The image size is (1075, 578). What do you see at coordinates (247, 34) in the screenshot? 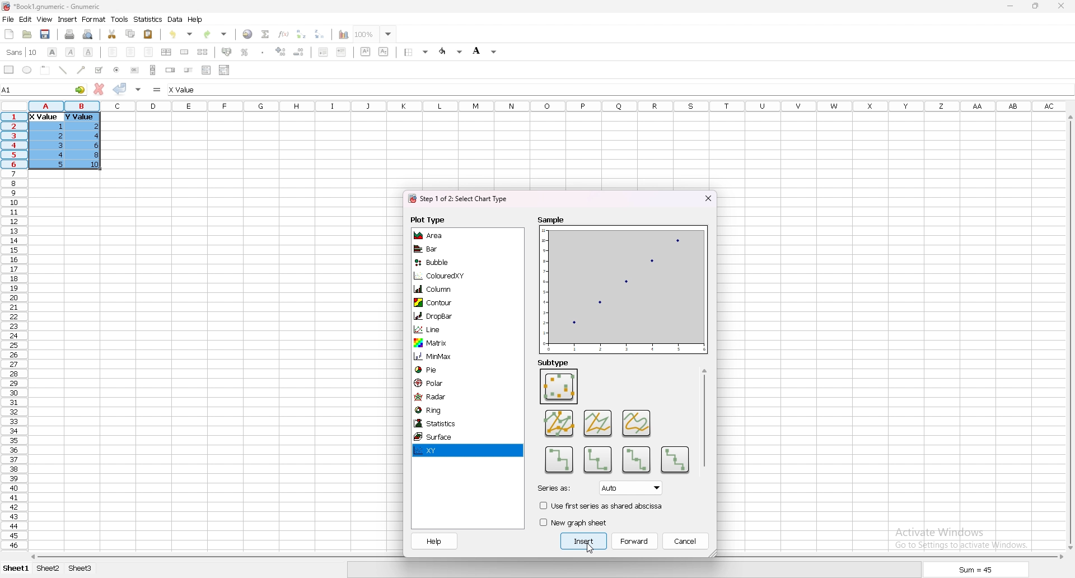
I see `hyperlink` at bounding box center [247, 34].